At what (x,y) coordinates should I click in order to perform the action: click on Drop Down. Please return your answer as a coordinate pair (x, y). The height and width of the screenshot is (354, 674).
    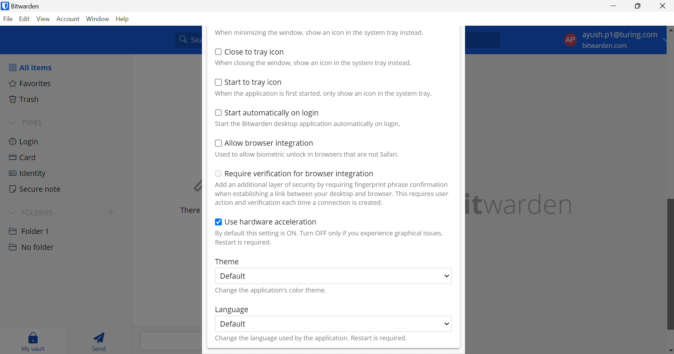
    Looking at the image, I should click on (447, 323).